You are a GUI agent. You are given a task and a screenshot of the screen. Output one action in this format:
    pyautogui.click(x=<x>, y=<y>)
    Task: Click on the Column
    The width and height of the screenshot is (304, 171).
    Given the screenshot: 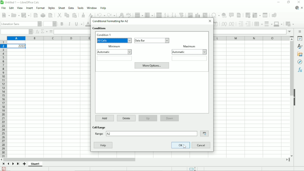 What is the action you would take?
    pyautogui.click(x=149, y=15)
    